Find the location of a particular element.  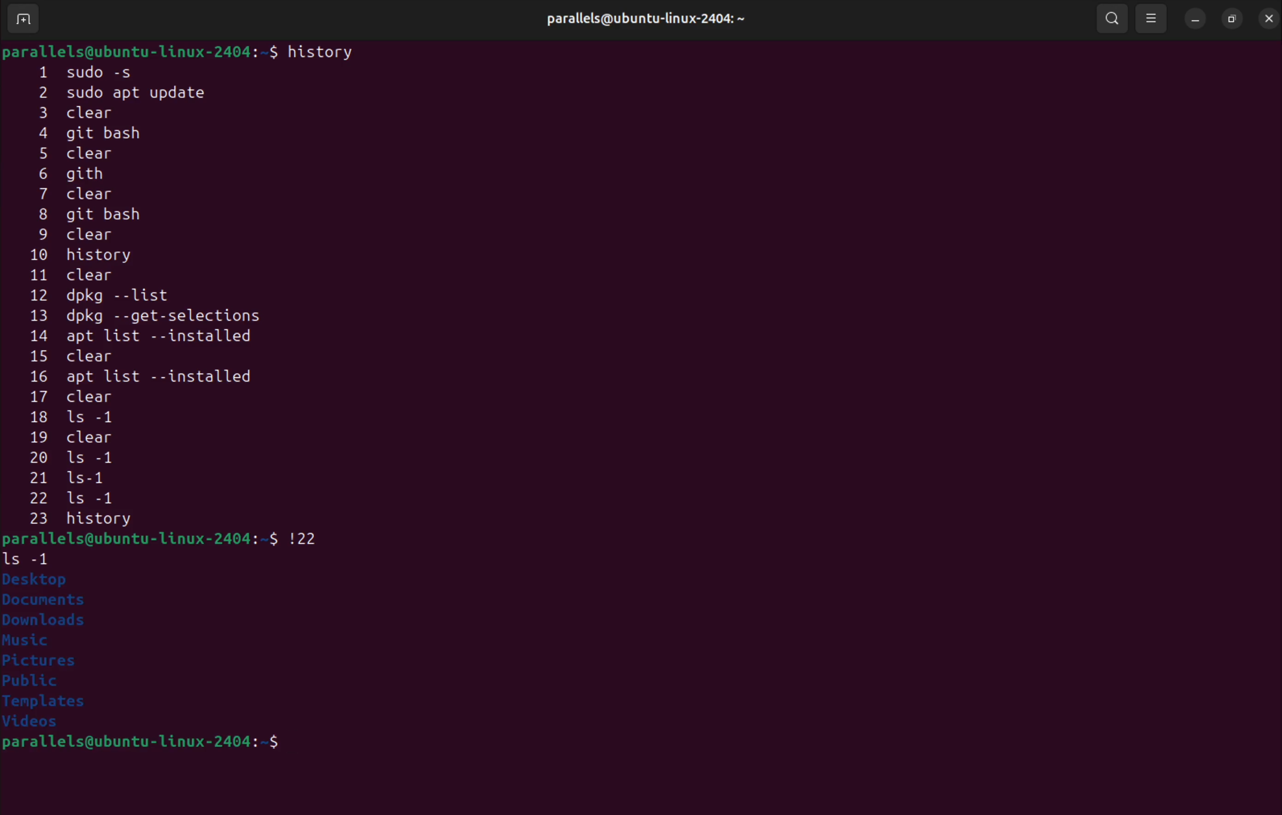

bash prompt is located at coordinates (140, 539).